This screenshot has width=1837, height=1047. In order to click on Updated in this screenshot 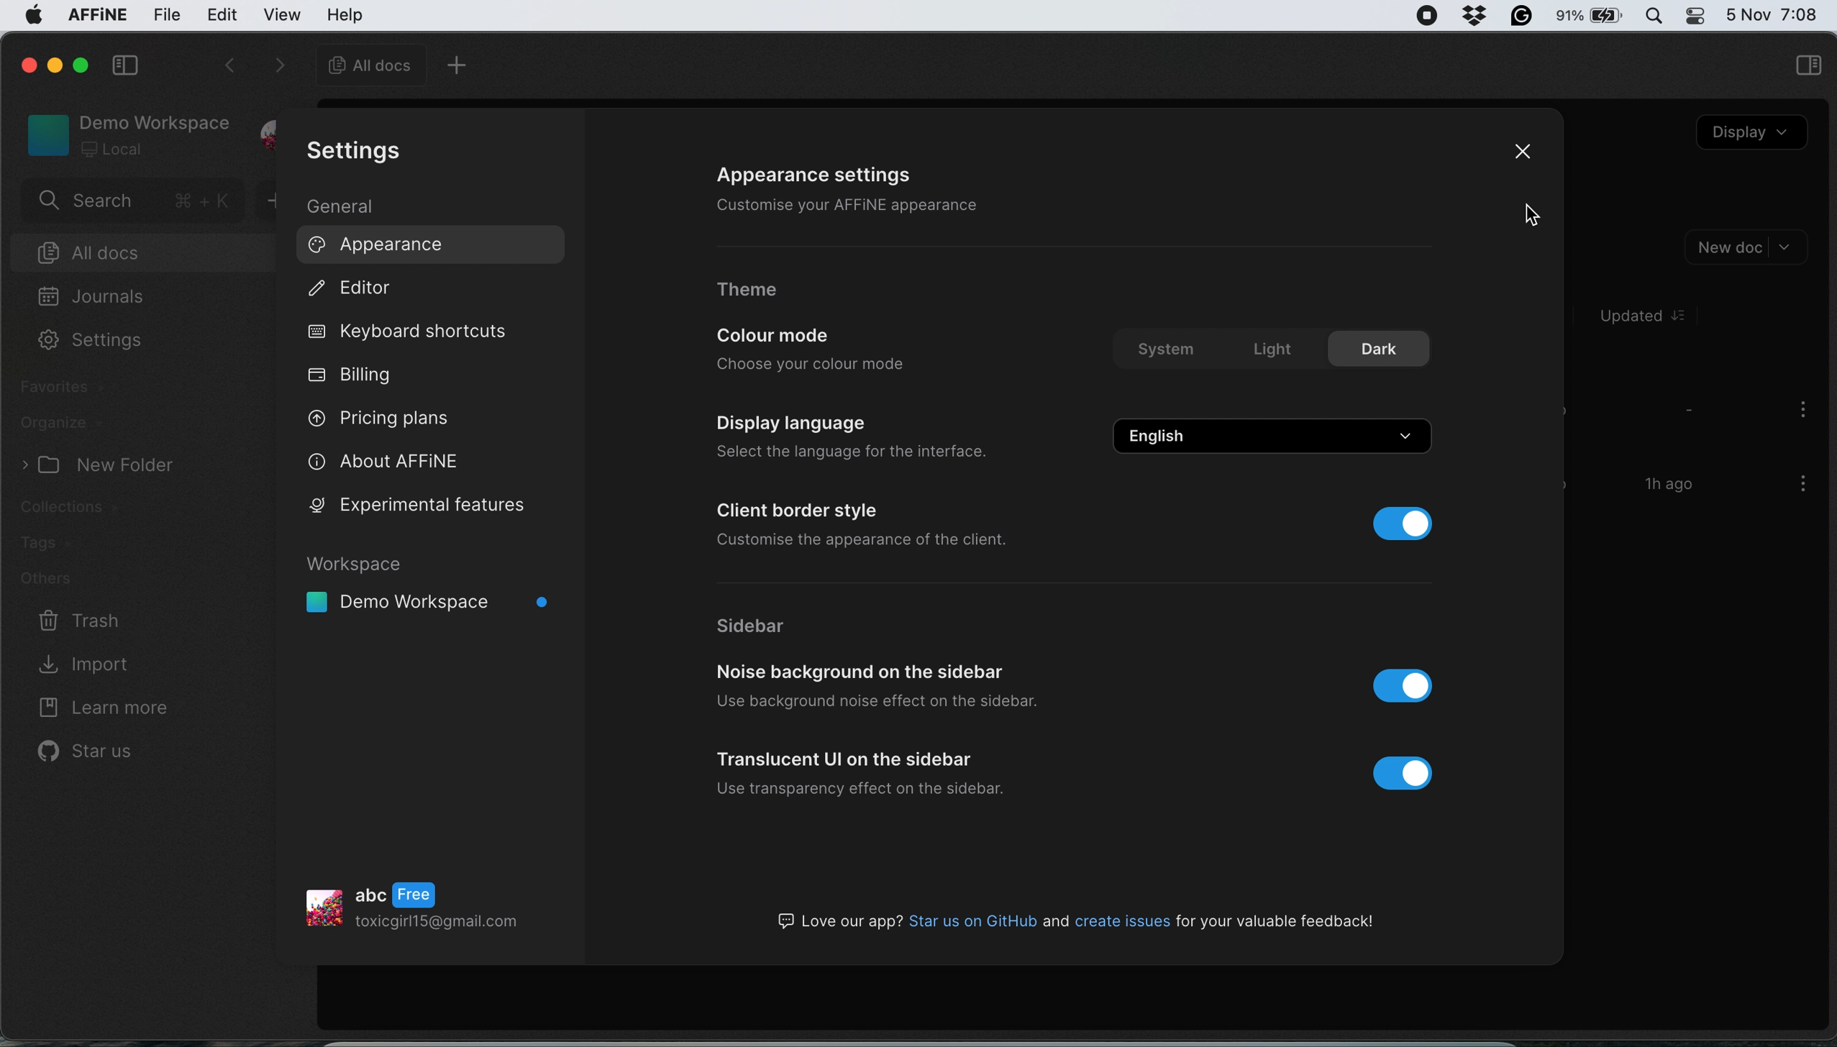, I will do `click(1638, 315)`.